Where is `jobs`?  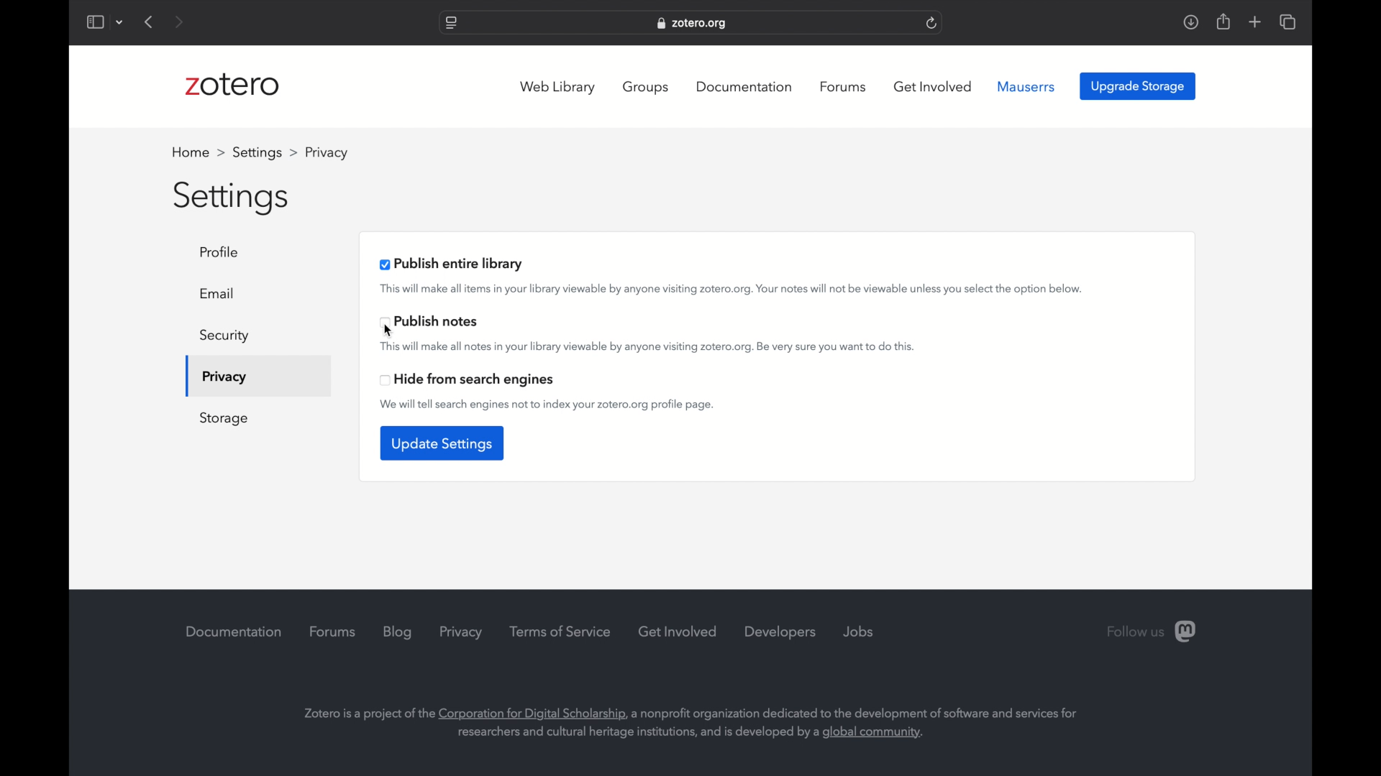
jobs is located at coordinates (858, 632).